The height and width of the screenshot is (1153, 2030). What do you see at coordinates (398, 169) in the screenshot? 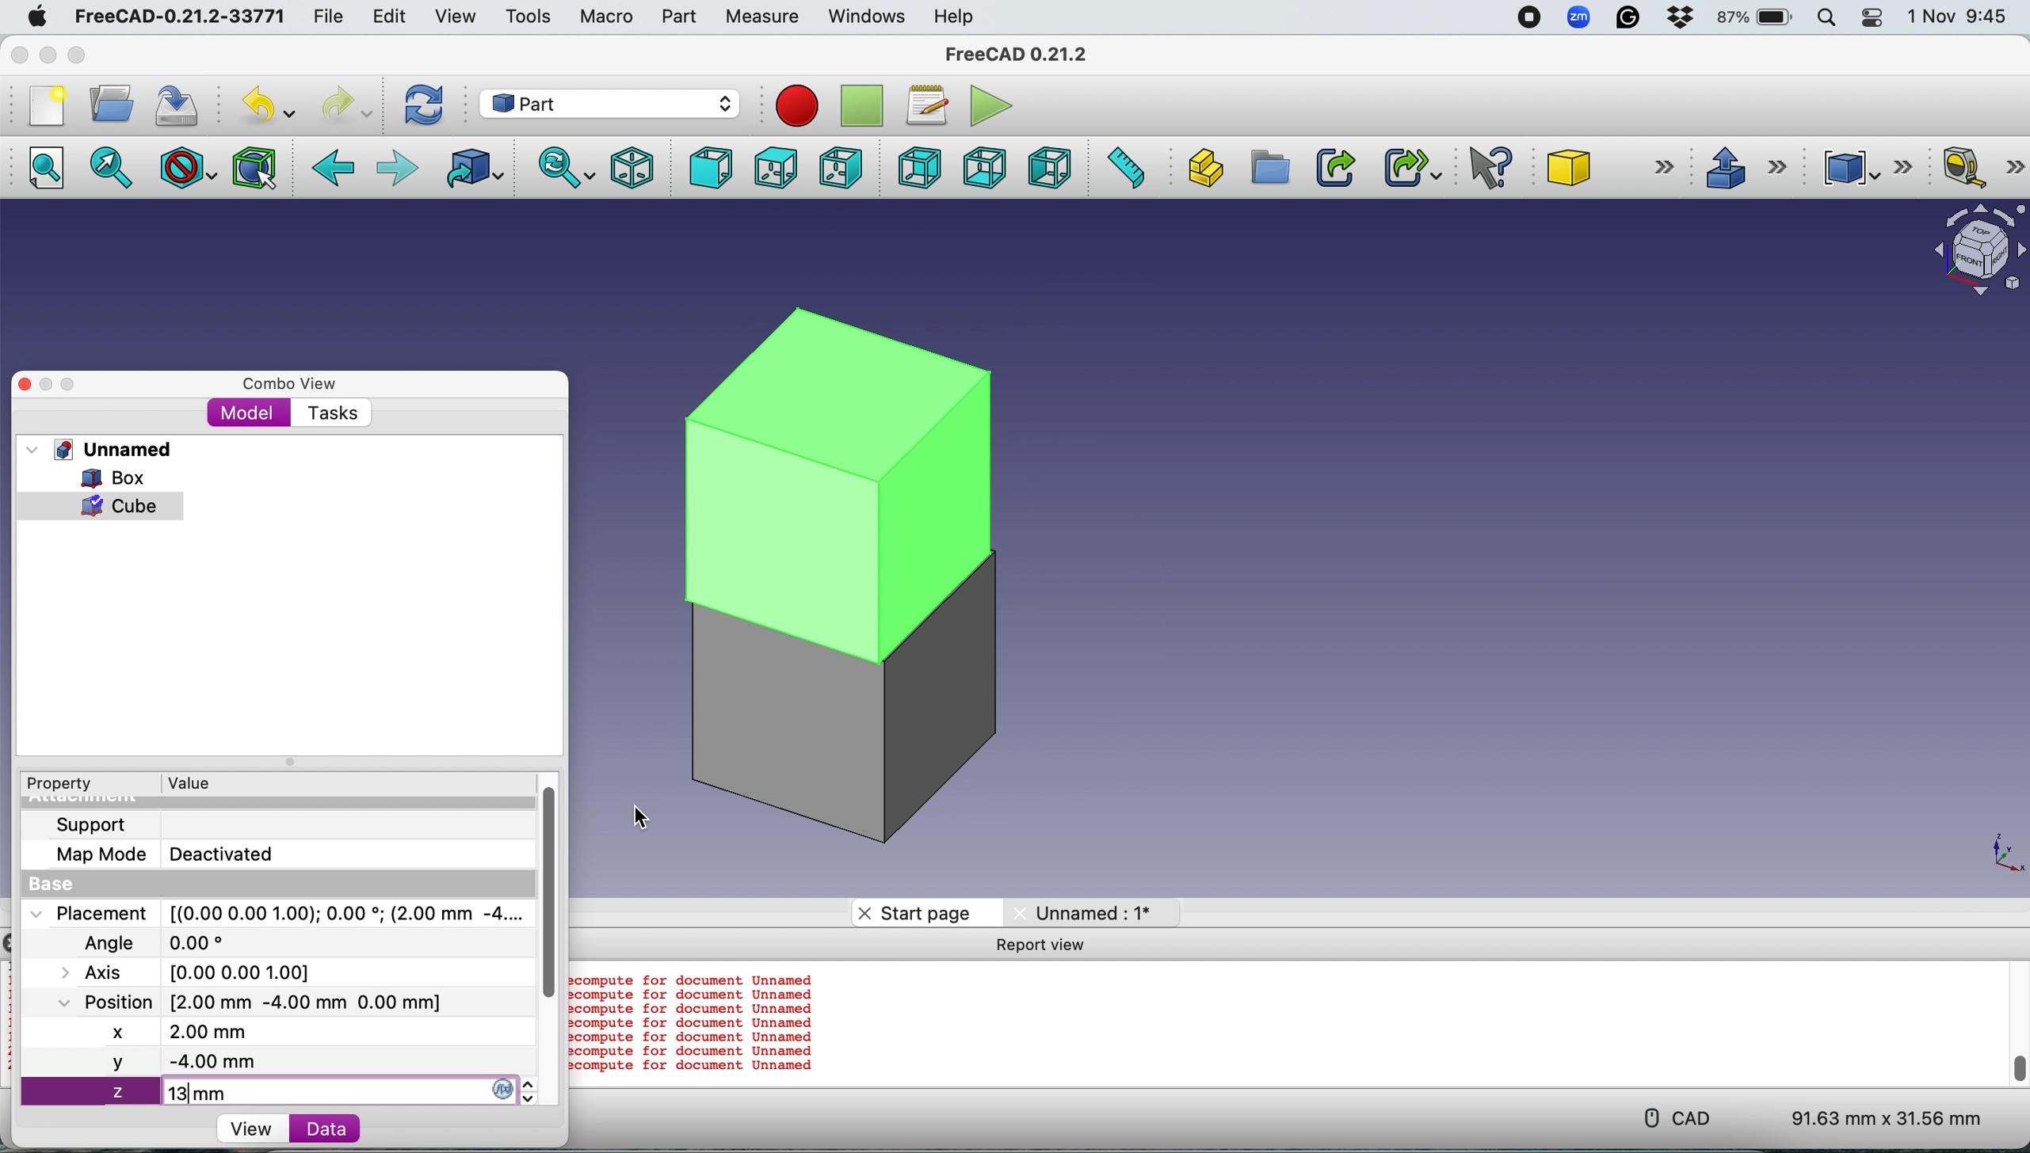
I see `Forward` at bounding box center [398, 169].